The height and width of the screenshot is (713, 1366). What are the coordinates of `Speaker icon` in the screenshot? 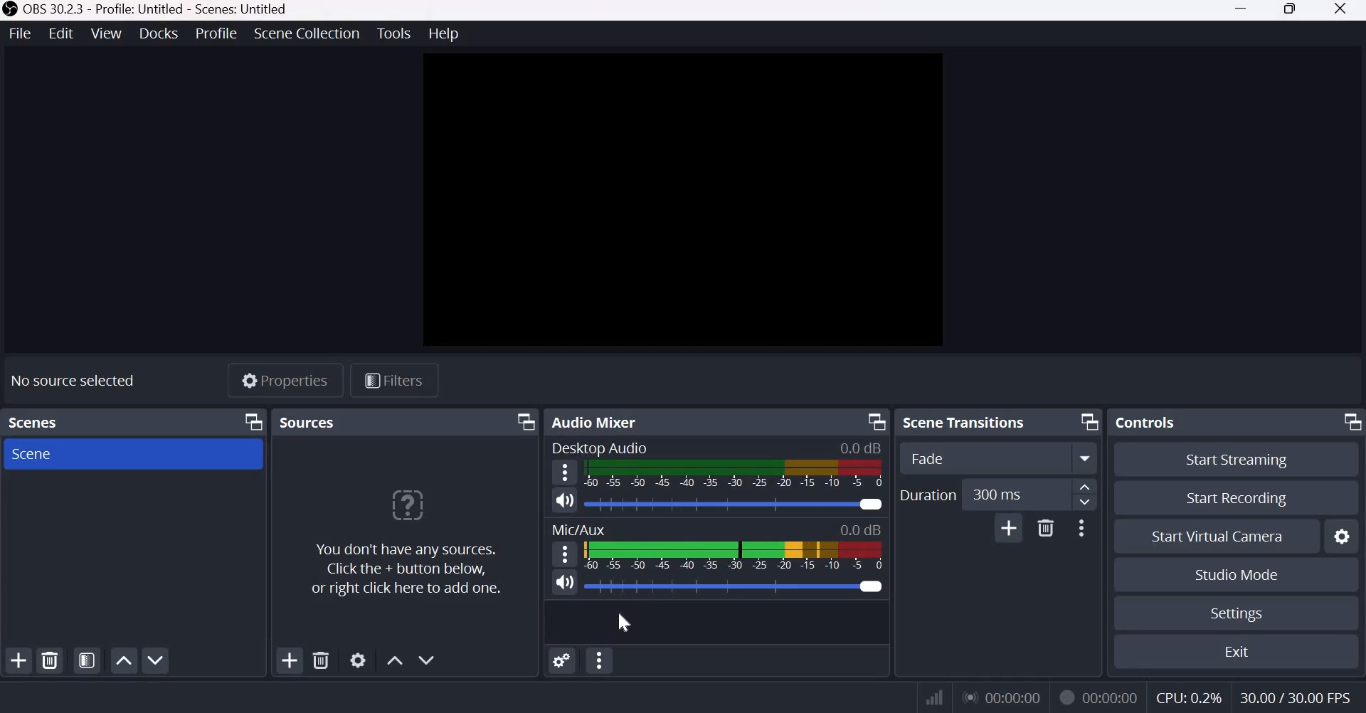 It's located at (566, 581).